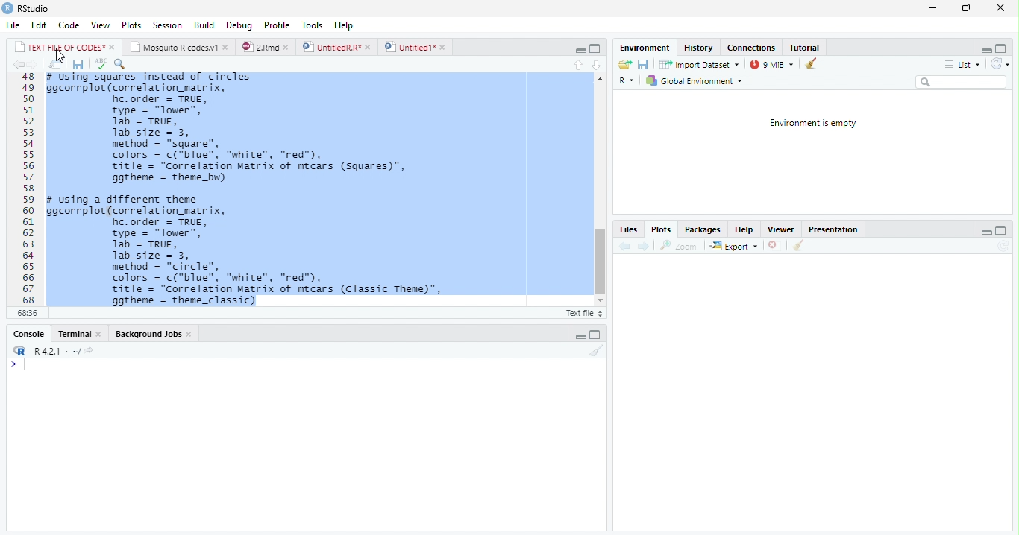 The image size is (1019, 535). Describe the element at coordinates (55, 64) in the screenshot. I see `show in new window` at that location.